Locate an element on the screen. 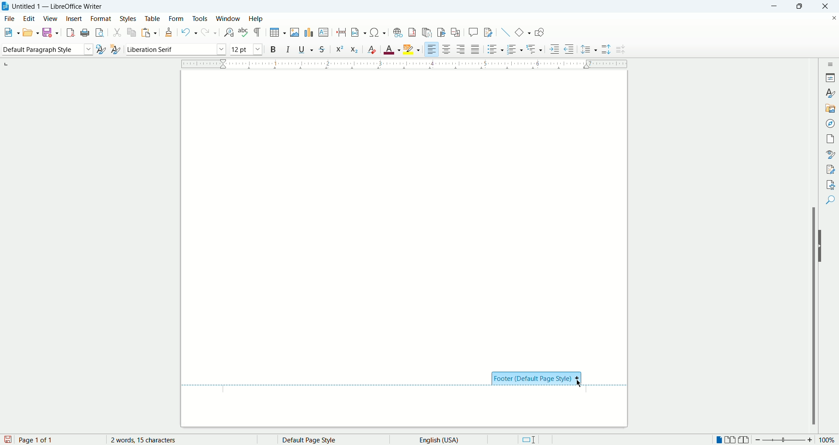 The width and height of the screenshot is (839, 445). insert page break is located at coordinates (342, 32).